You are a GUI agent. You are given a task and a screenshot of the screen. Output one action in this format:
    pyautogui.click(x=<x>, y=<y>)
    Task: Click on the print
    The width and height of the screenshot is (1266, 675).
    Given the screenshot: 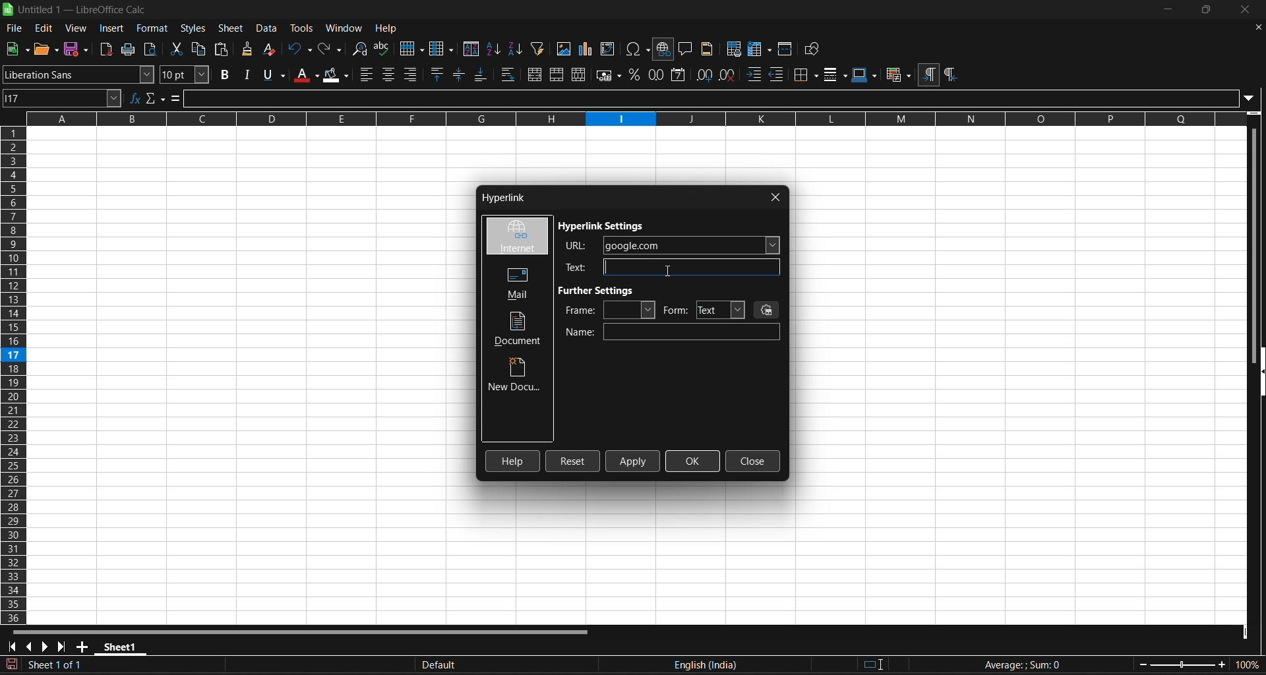 What is the action you would take?
    pyautogui.click(x=131, y=49)
    